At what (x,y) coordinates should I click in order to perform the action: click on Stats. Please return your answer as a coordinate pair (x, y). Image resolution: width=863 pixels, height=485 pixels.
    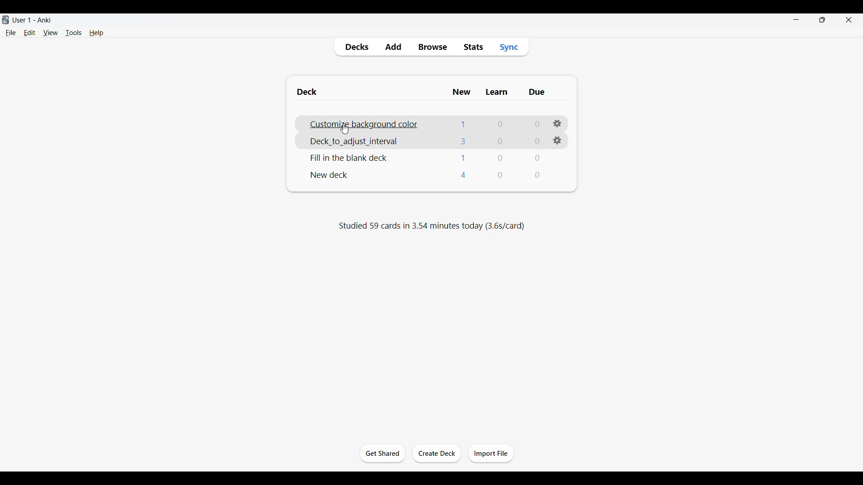
    Looking at the image, I should click on (473, 47).